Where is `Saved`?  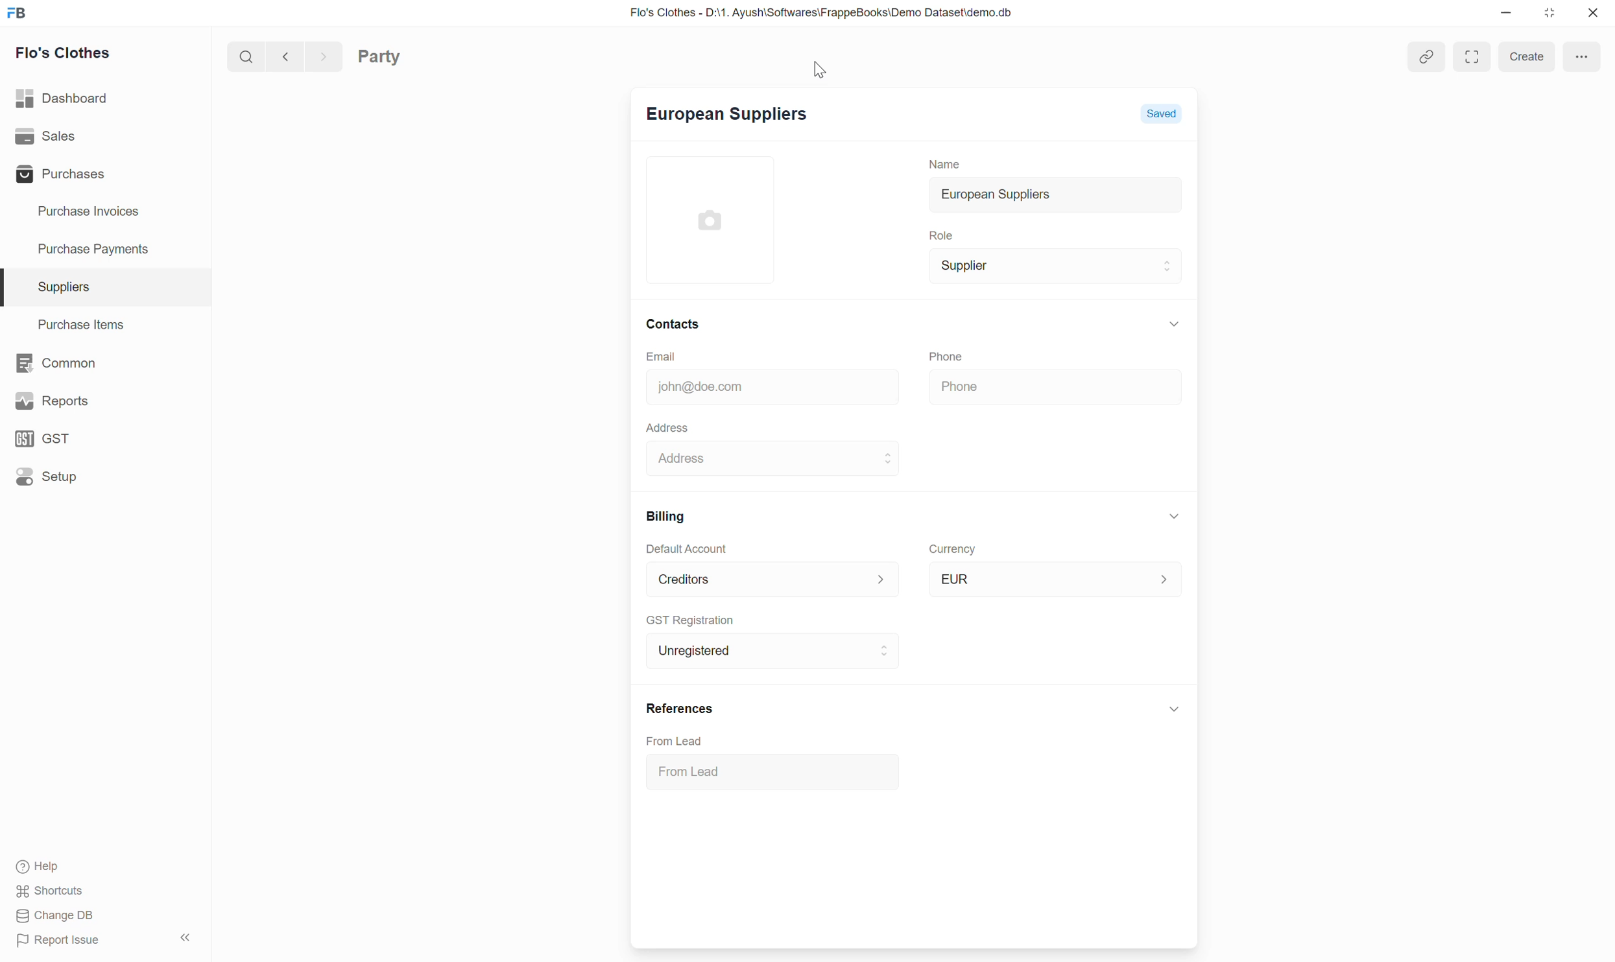
Saved is located at coordinates (1167, 115).